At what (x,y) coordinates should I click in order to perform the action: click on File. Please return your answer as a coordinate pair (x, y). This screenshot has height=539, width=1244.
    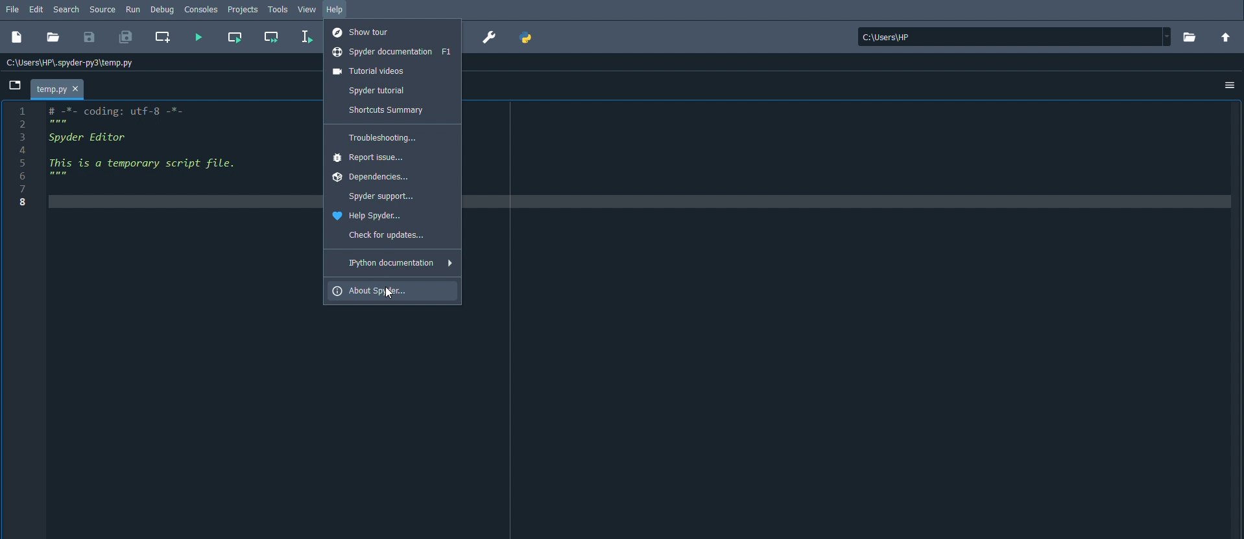
    Looking at the image, I should click on (11, 10).